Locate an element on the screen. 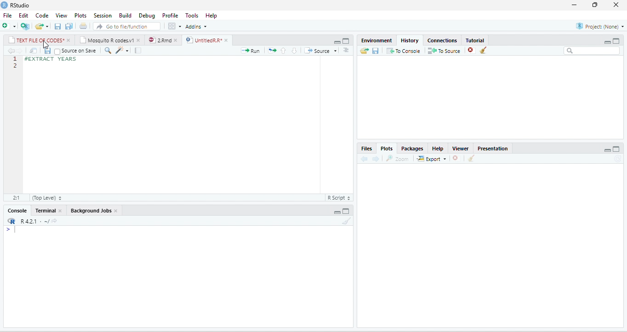 Image resolution: width=627 pixels, height=332 pixels. back is located at coordinates (11, 51).